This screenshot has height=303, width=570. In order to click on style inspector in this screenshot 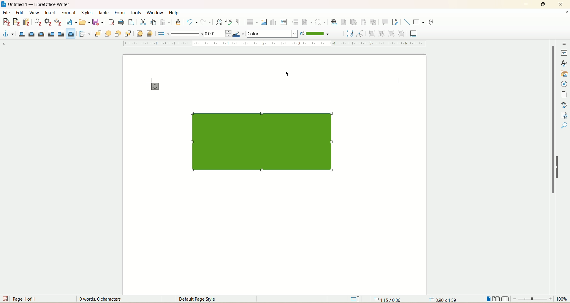, I will do `click(563, 105)`.